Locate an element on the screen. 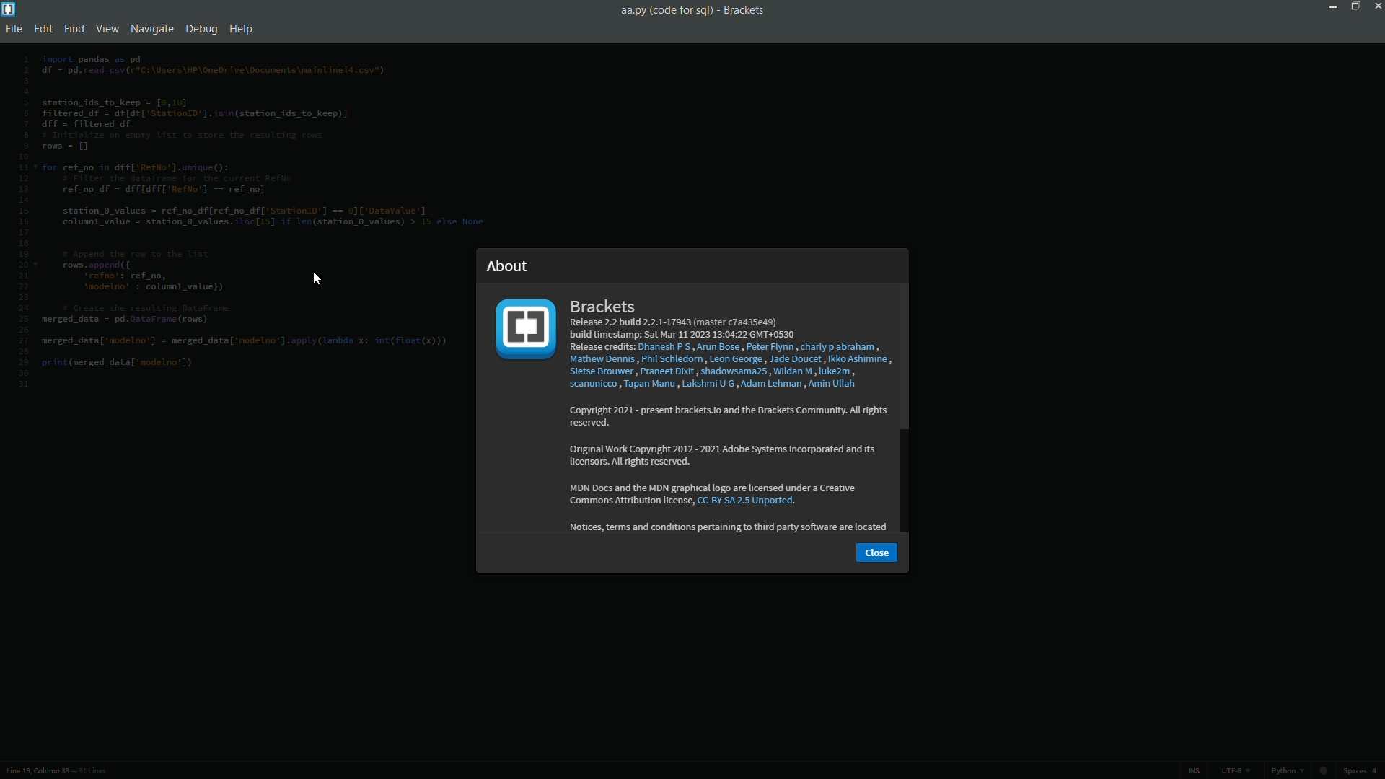  line numbers is located at coordinates (22, 222).